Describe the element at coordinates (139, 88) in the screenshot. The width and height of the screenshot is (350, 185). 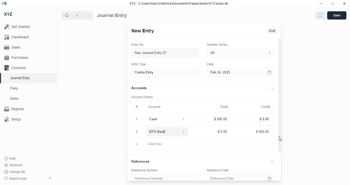
I see `accounts` at that location.